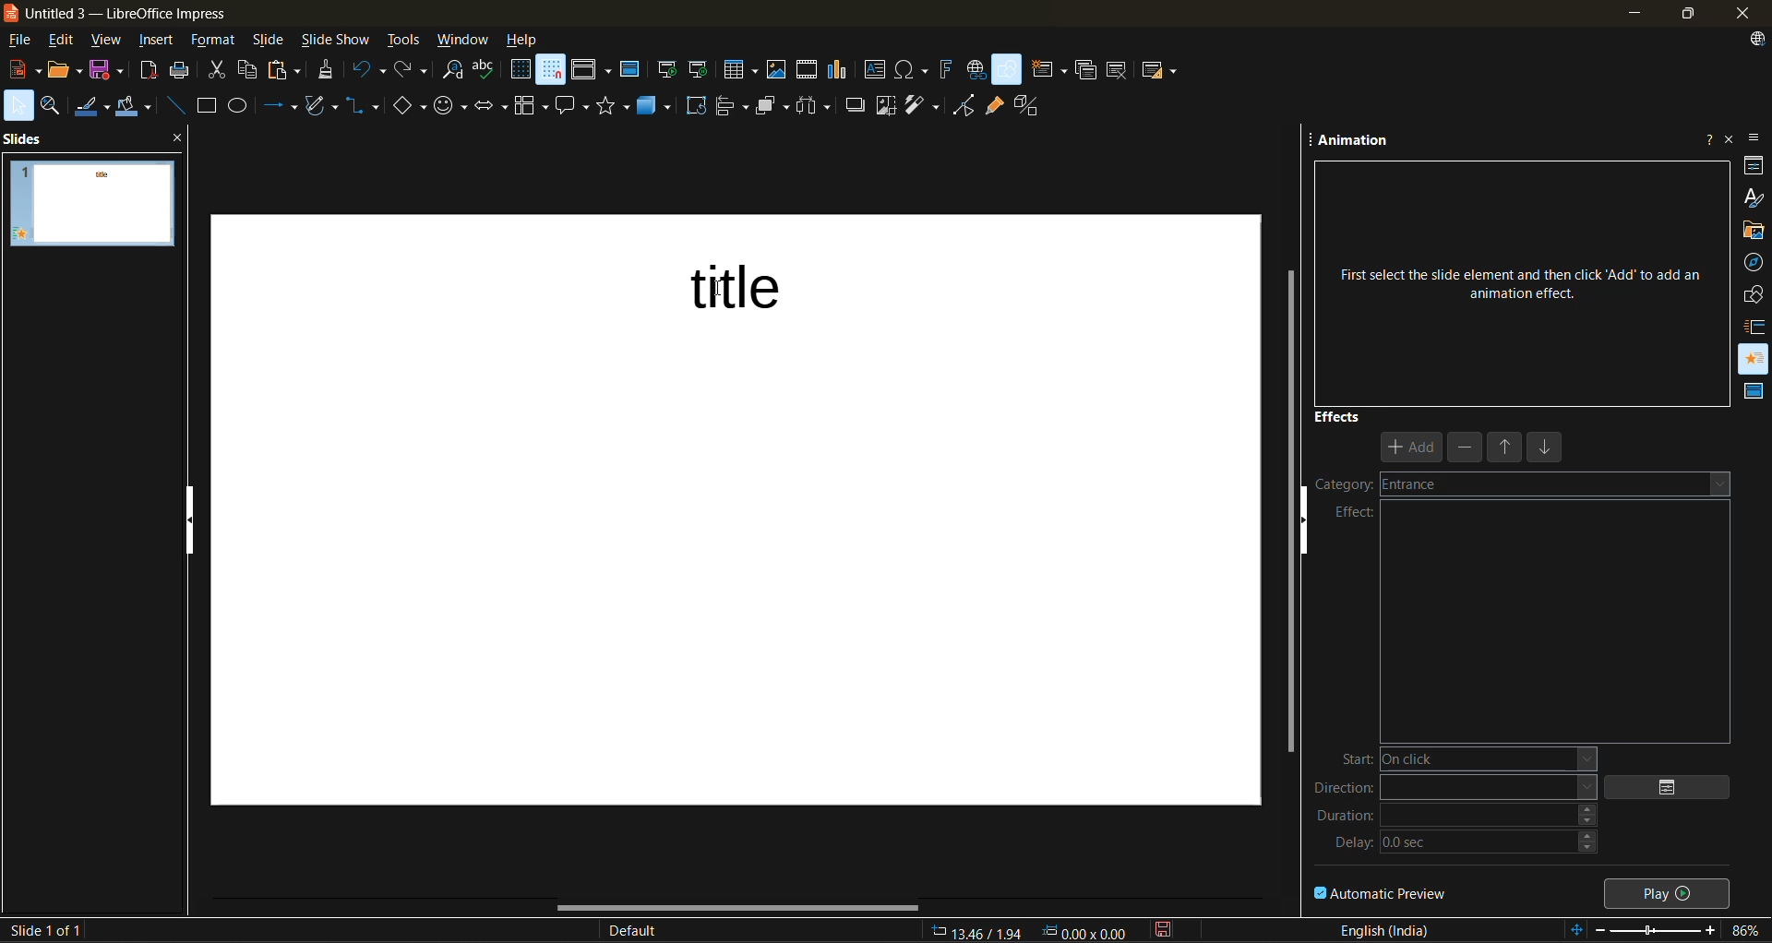 Image resolution: width=1772 pixels, height=943 pixels. What do you see at coordinates (328, 71) in the screenshot?
I see `clone formatting` at bounding box center [328, 71].